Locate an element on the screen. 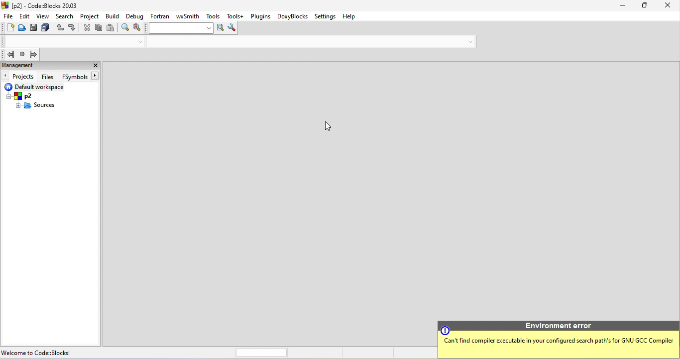  files is located at coordinates (50, 77).